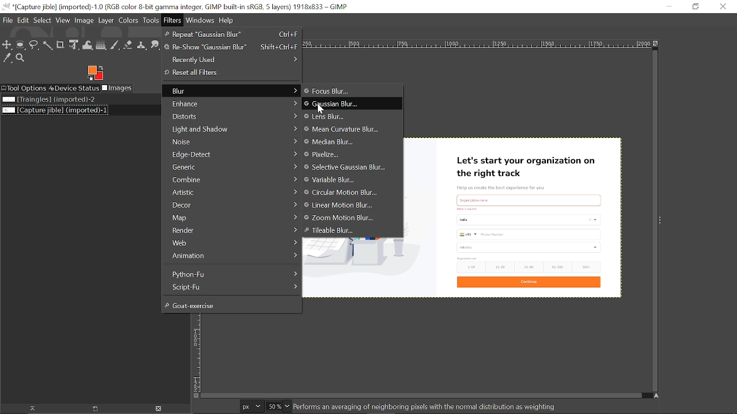  Describe the element at coordinates (231, 192) in the screenshot. I see `Artistic` at that location.